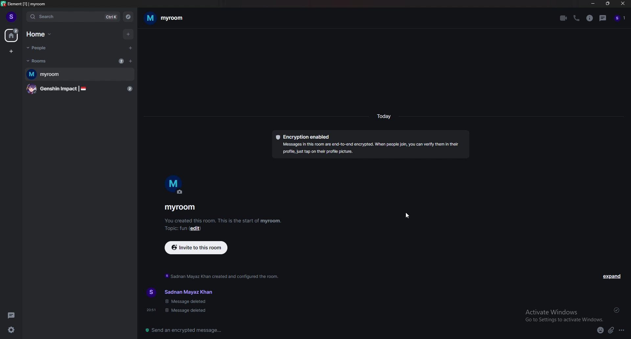  What do you see at coordinates (180, 207) in the screenshot?
I see `myroom` at bounding box center [180, 207].